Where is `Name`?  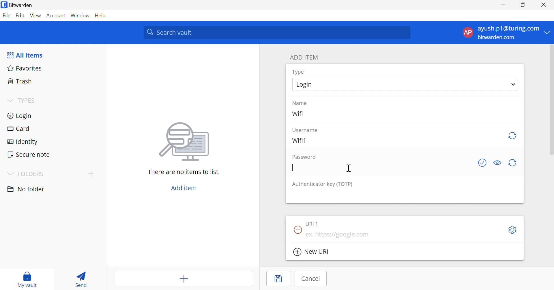
Name is located at coordinates (299, 103).